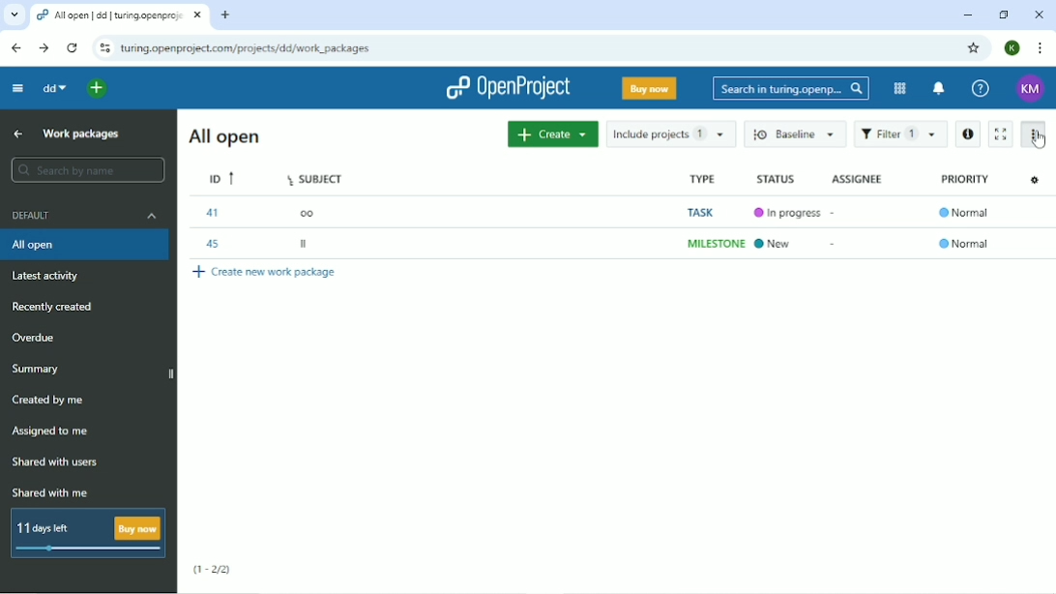  What do you see at coordinates (216, 213) in the screenshot?
I see `41` at bounding box center [216, 213].